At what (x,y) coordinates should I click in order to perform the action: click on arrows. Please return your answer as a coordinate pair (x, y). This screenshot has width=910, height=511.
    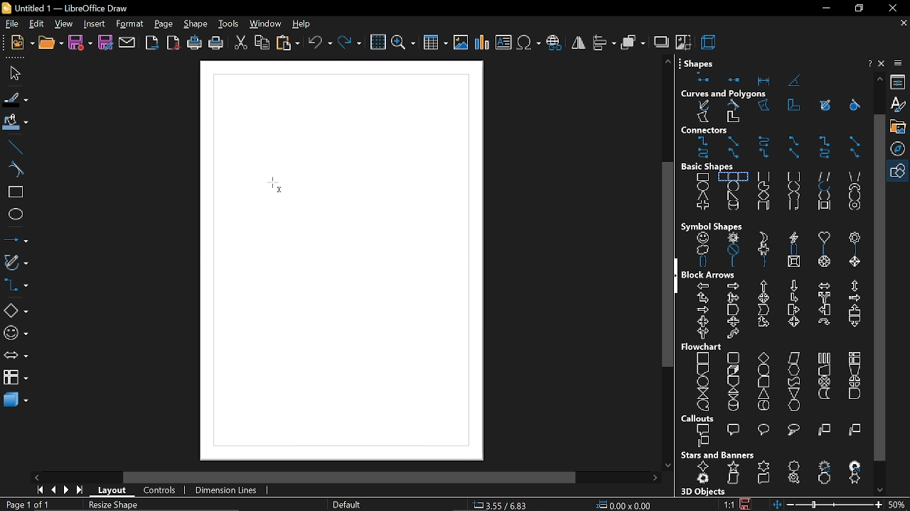
    Looking at the image, I should click on (15, 357).